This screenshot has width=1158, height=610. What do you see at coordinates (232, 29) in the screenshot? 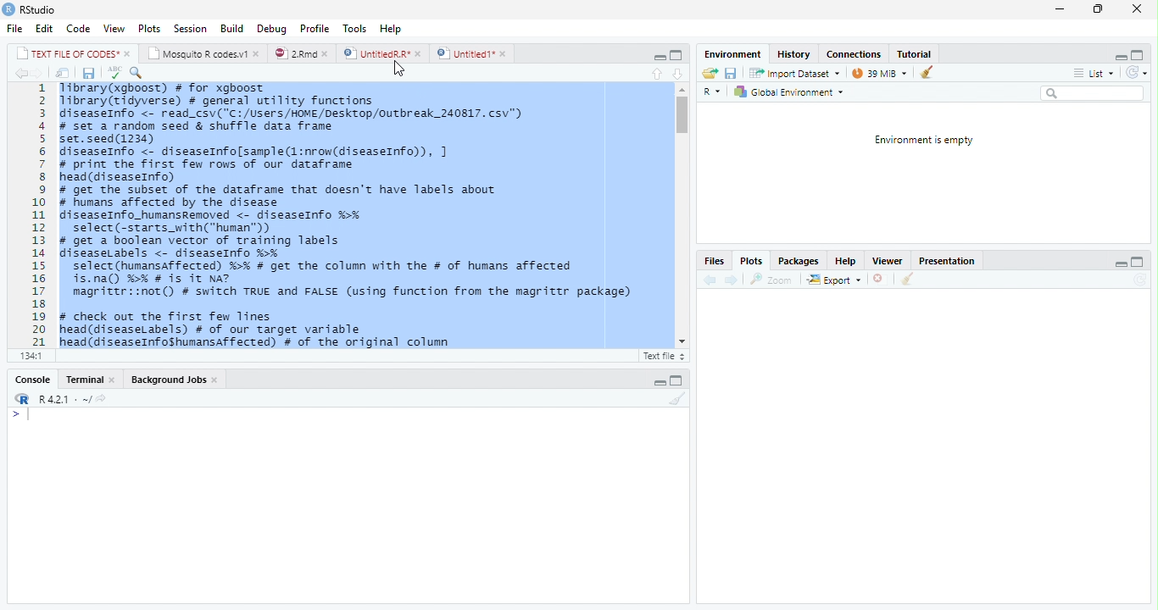
I see `Build` at bounding box center [232, 29].